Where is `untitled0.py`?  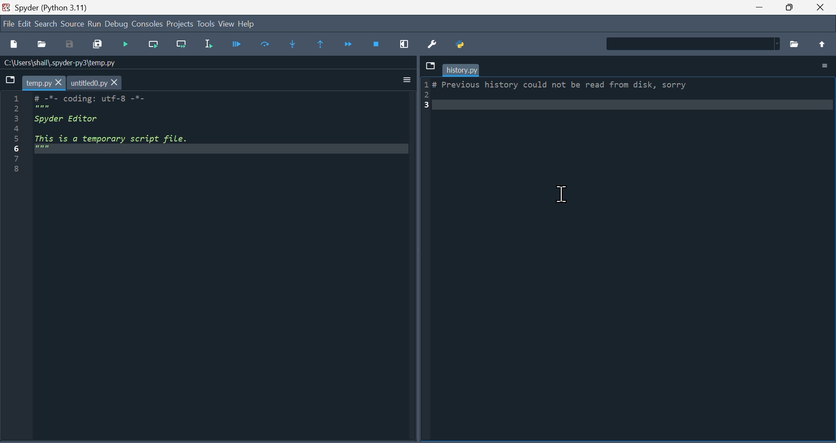 untitled0.py is located at coordinates (95, 83).